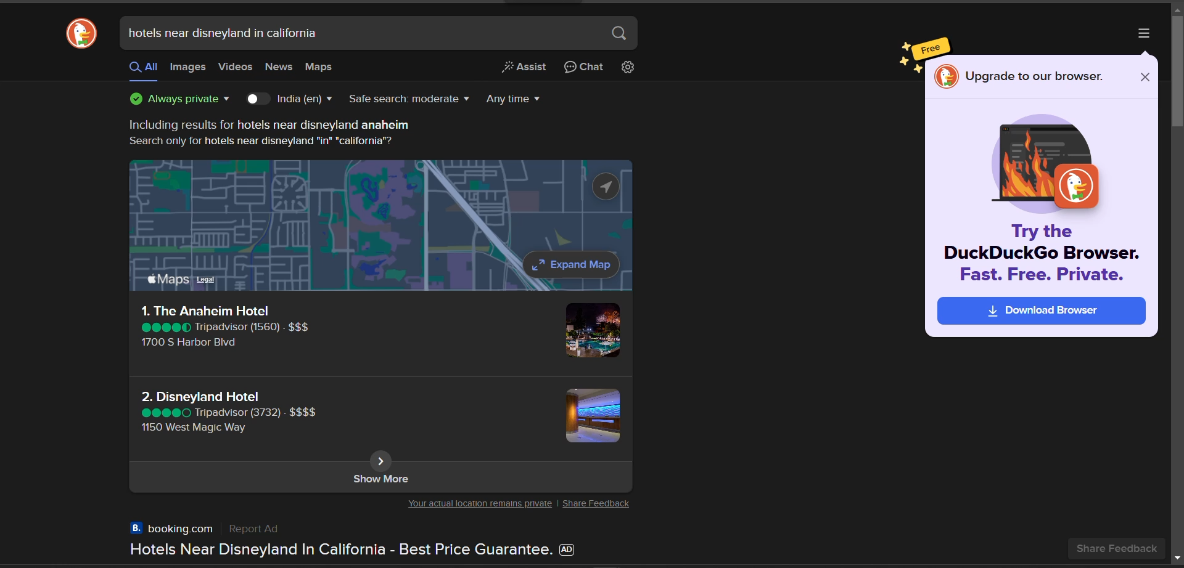 This screenshot has height=568, width=1184. What do you see at coordinates (584, 68) in the screenshot?
I see `chat privately with AI` at bounding box center [584, 68].